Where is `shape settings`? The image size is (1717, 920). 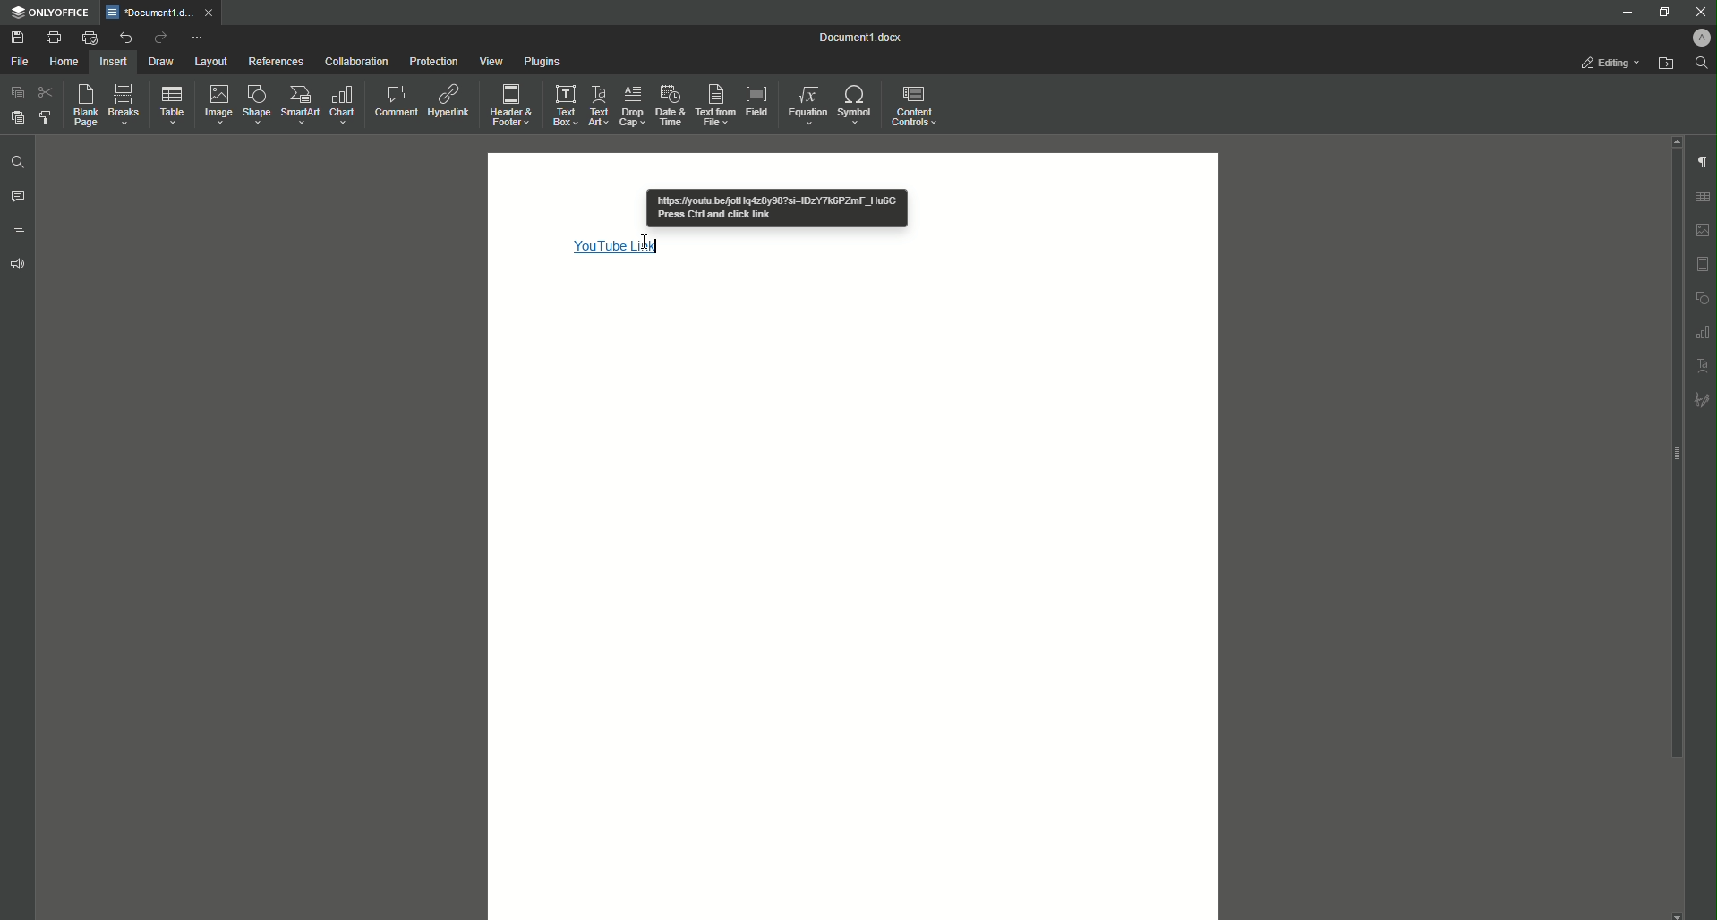
shape settings is located at coordinates (1704, 297).